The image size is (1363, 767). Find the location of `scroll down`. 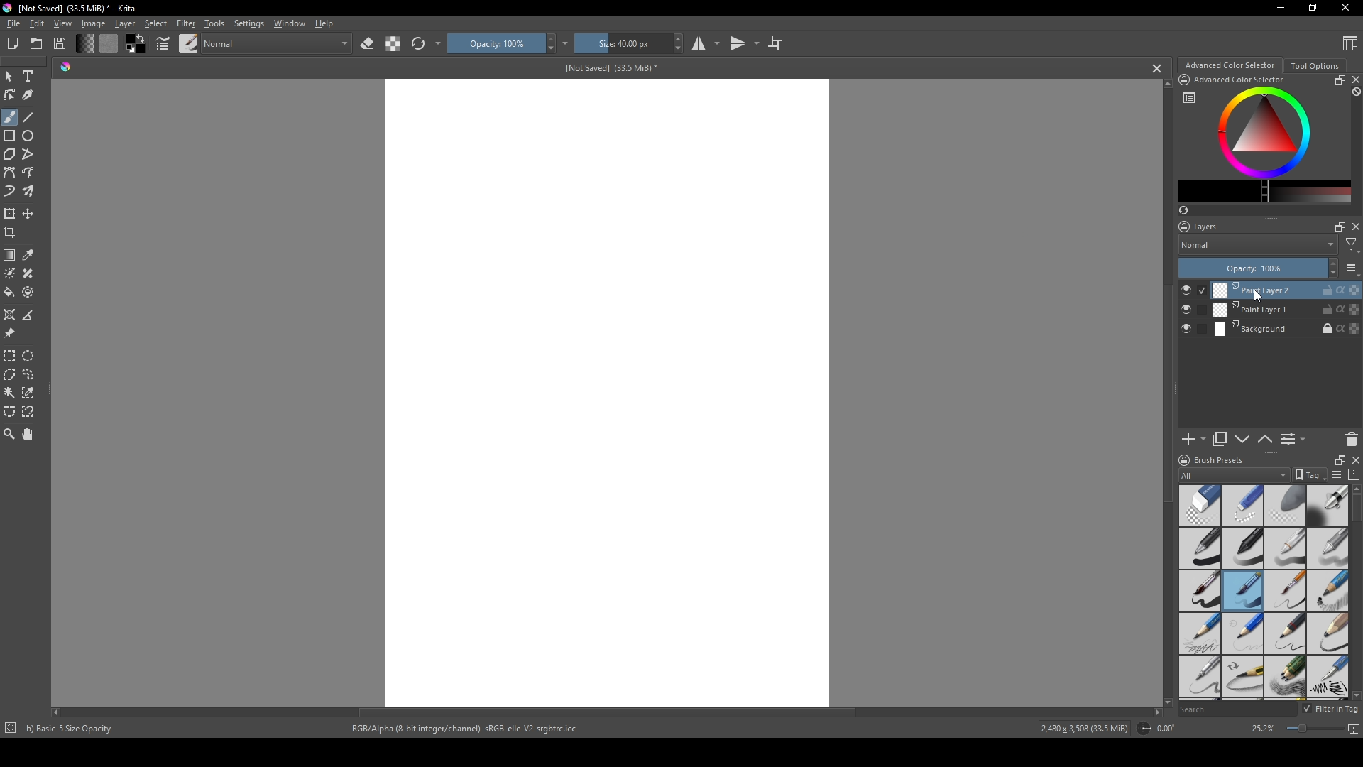

scroll down is located at coordinates (1165, 700).